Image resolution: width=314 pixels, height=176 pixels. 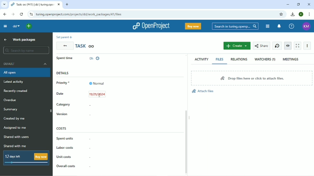 I want to click on Site, so click(x=79, y=14).